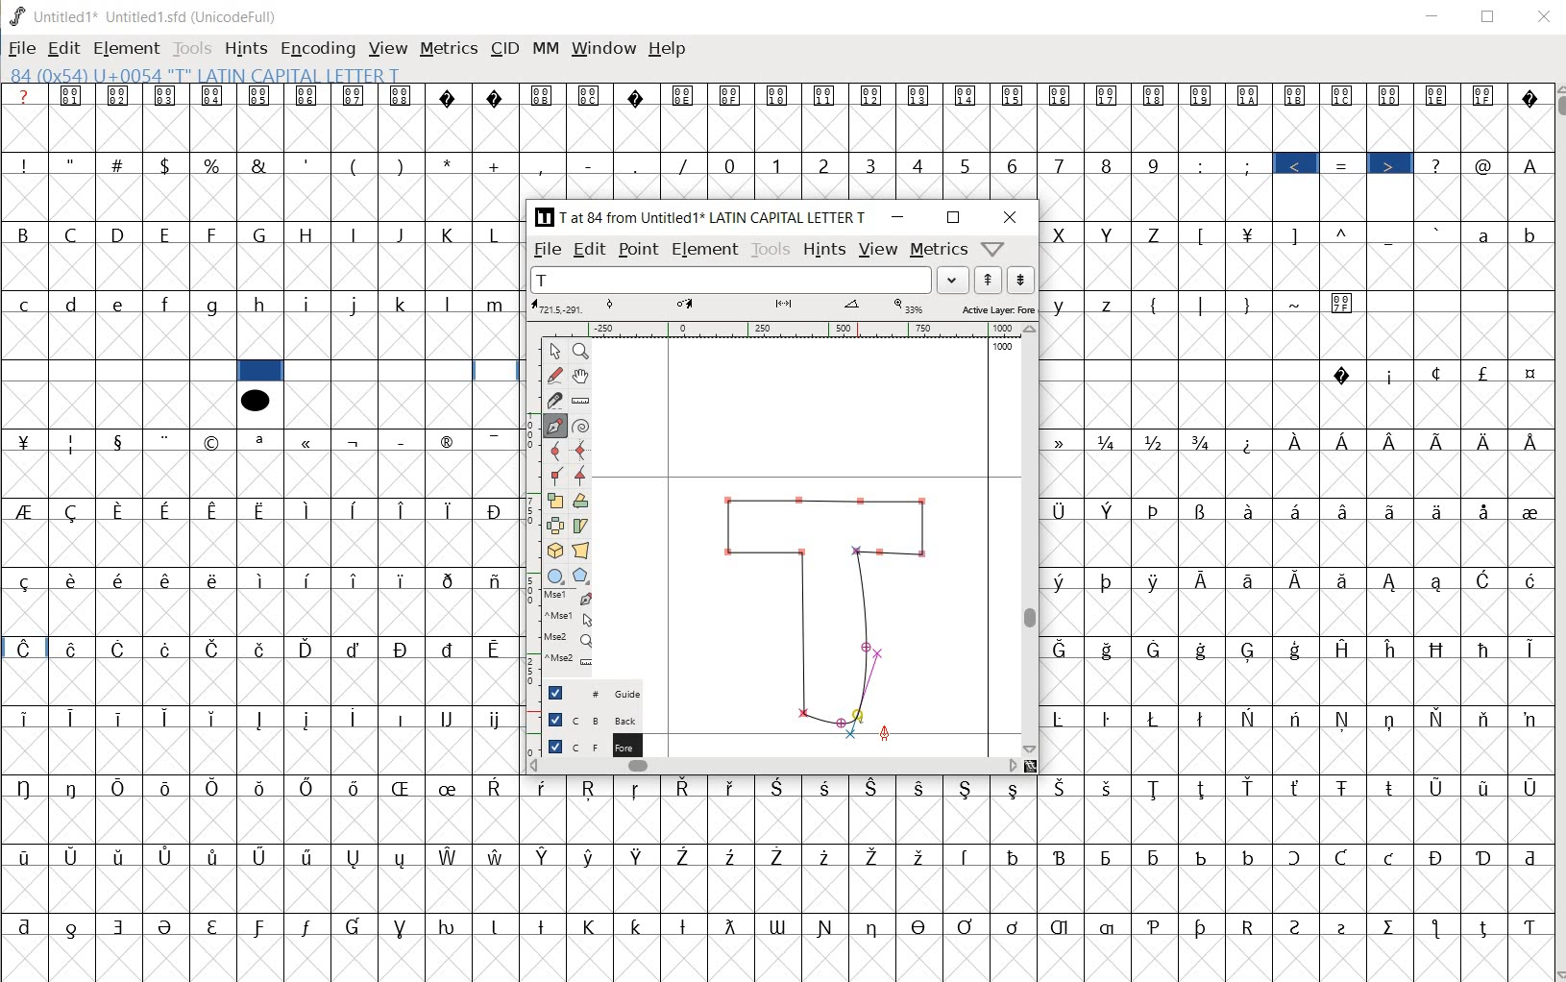  What do you see at coordinates (498, 233) in the screenshot?
I see `L` at bounding box center [498, 233].